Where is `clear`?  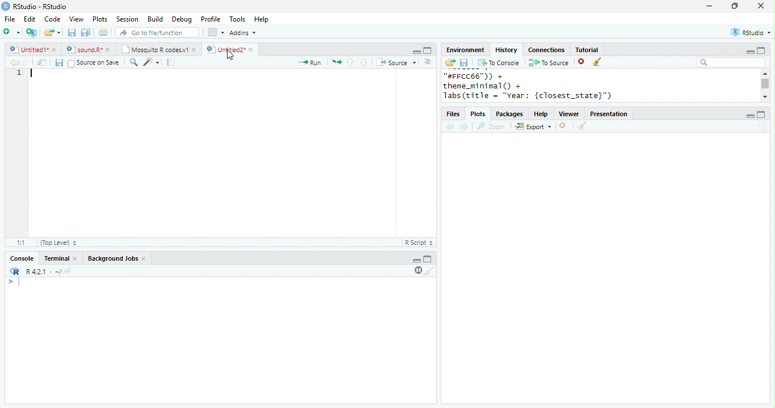 clear is located at coordinates (583, 126).